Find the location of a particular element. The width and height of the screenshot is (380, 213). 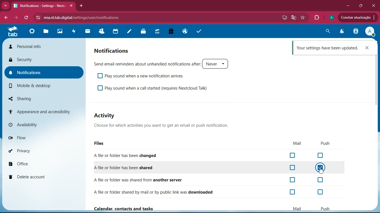

never is located at coordinates (216, 64).